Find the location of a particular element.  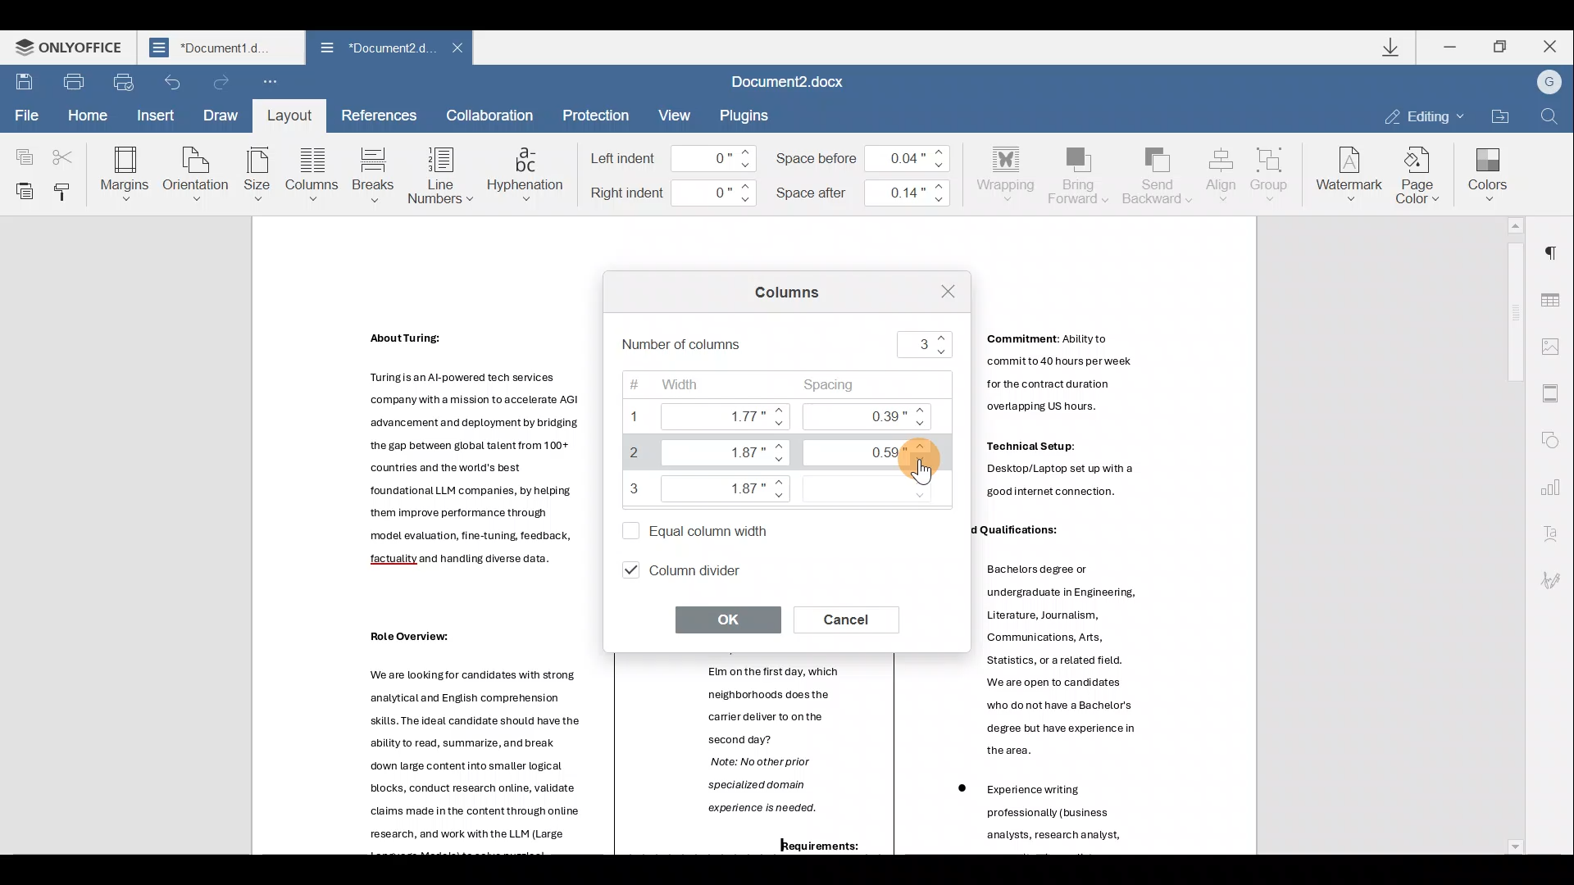

 is located at coordinates (1062, 383).